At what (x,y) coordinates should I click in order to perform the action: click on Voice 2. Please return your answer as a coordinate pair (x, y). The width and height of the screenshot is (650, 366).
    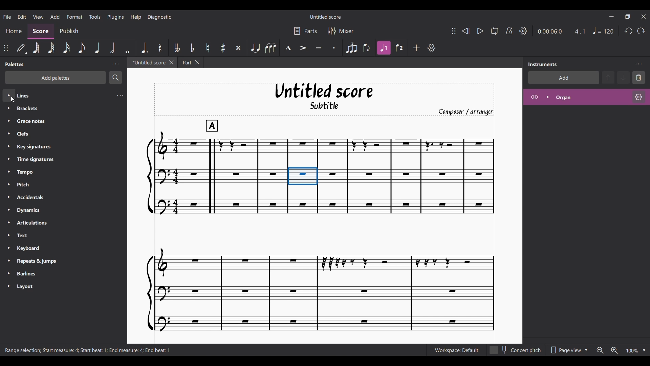
    Looking at the image, I should click on (399, 48).